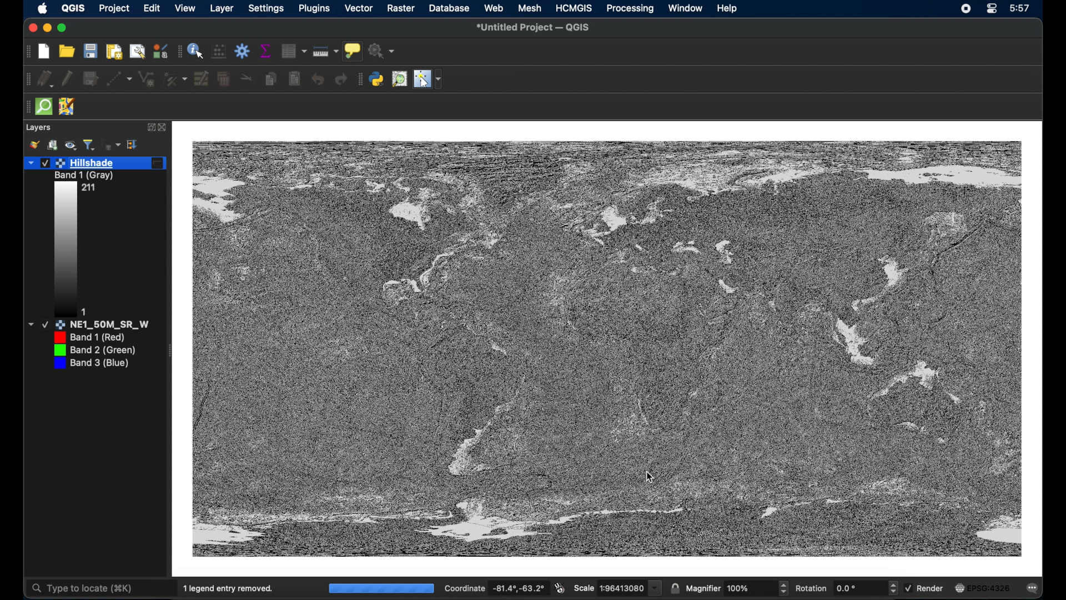 This screenshot has height=600, width=1066. I want to click on drag handle, so click(27, 52).